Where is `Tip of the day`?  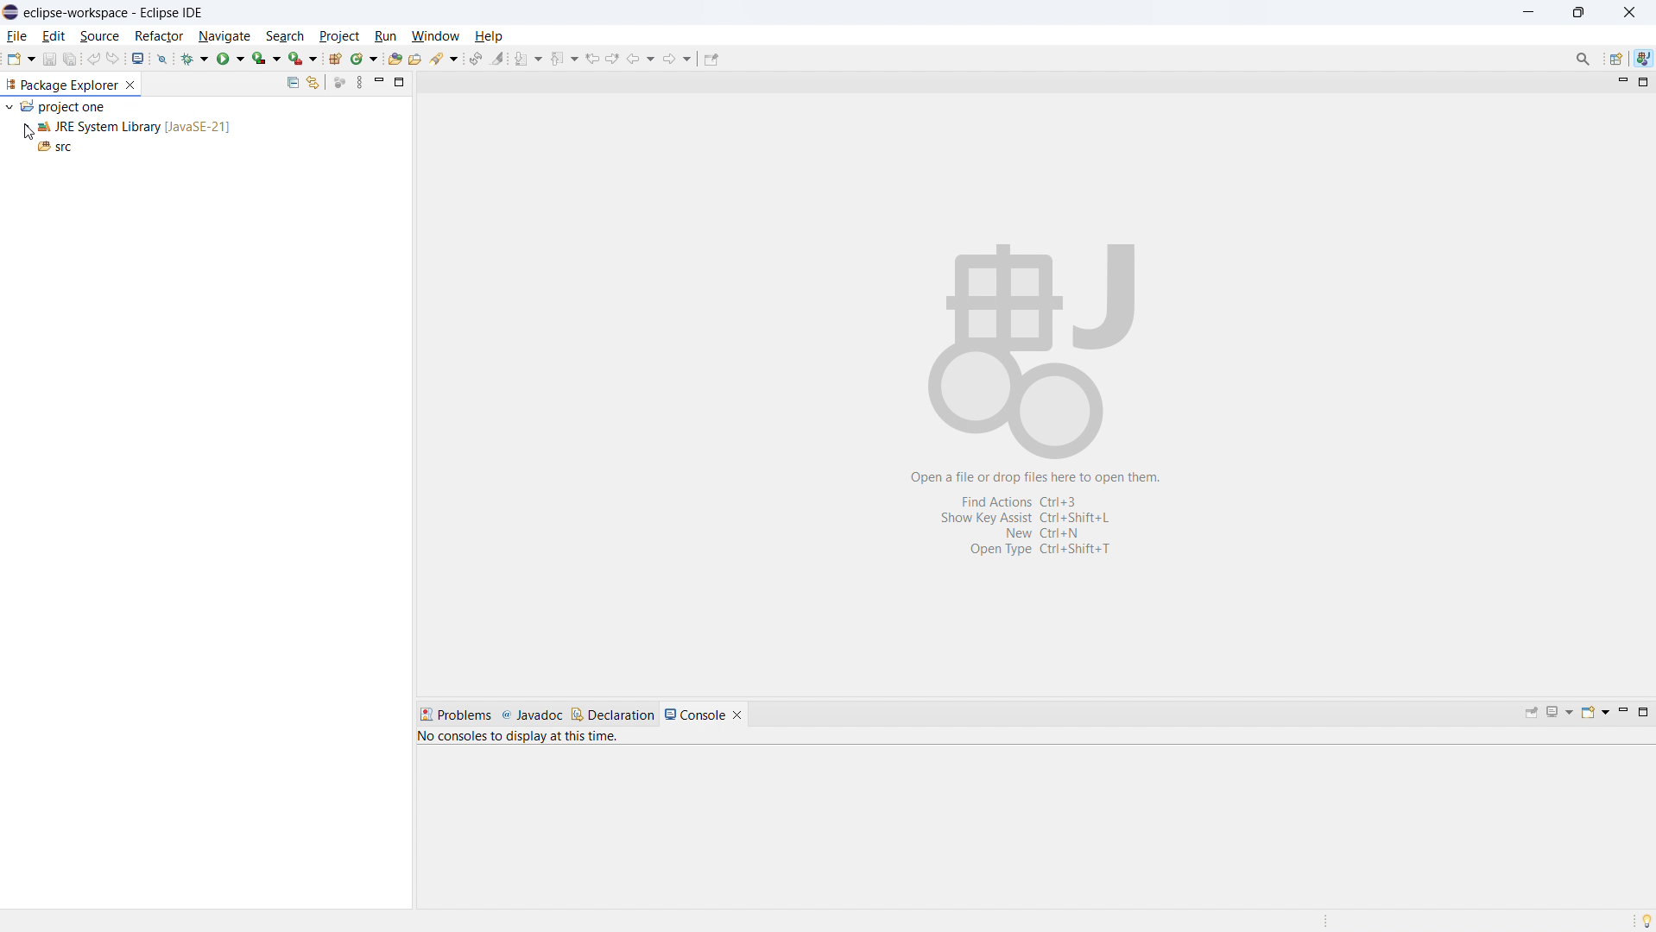
Tip of the day is located at coordinates (1640, 916).